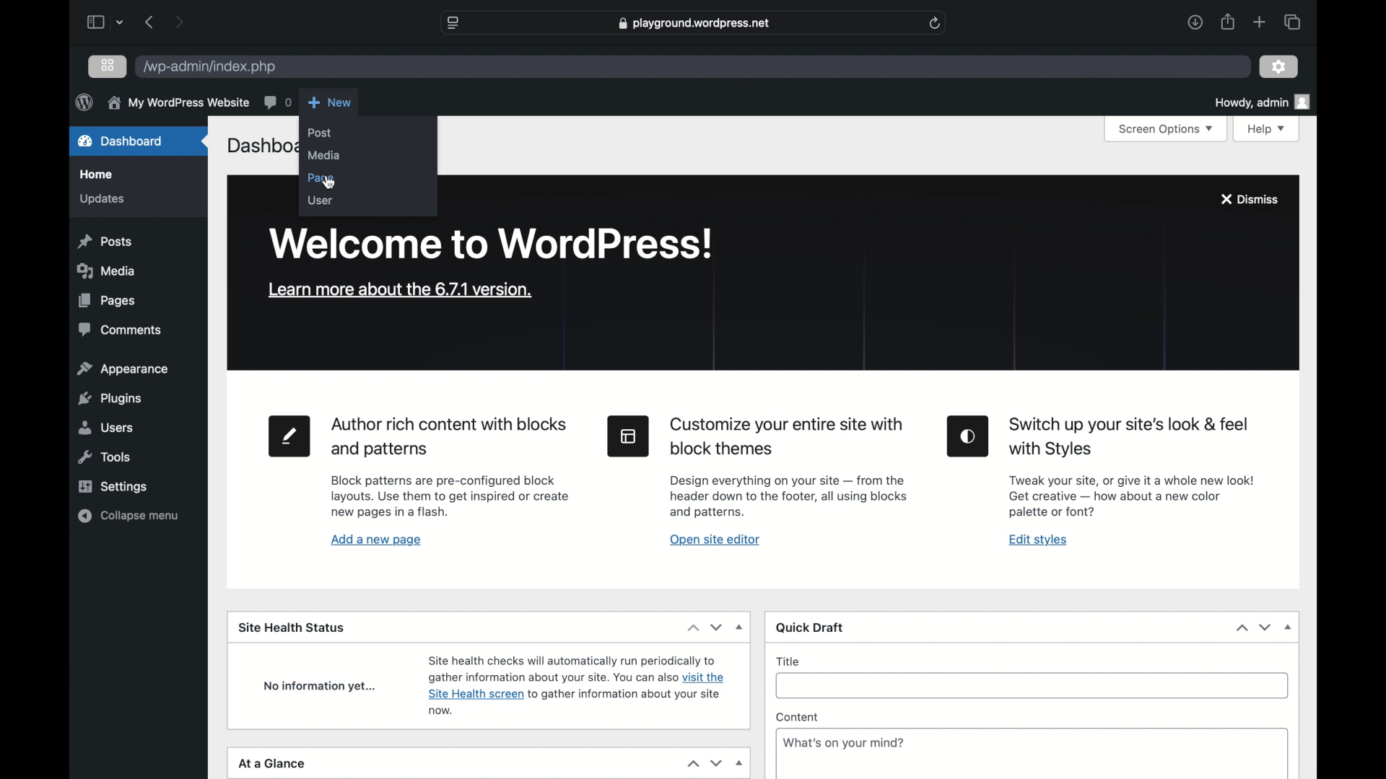  I want to click on content, so click(796, 718).